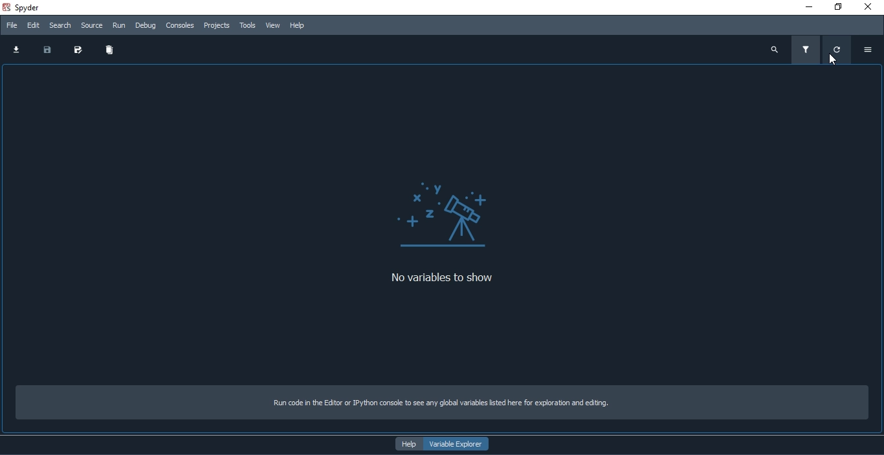 The height and width of the screenshot is (455, 884). I want to click on variable explorer, so click(454, 443).